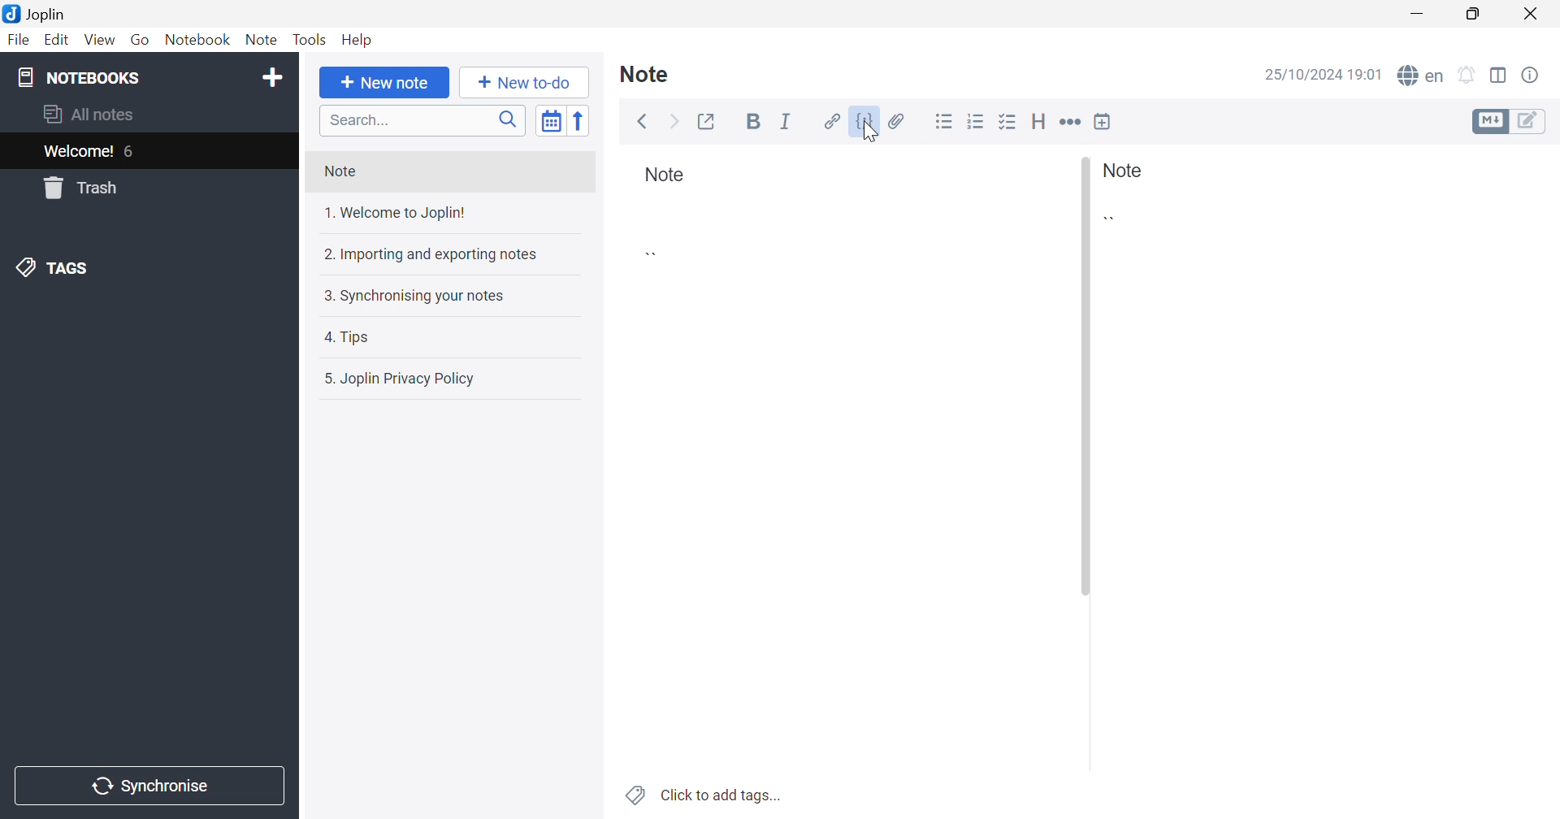  What do you see at coordinates (1304, 76) in the screenshot?
I see `25/10/2024` at bounding box center [1304, 76].